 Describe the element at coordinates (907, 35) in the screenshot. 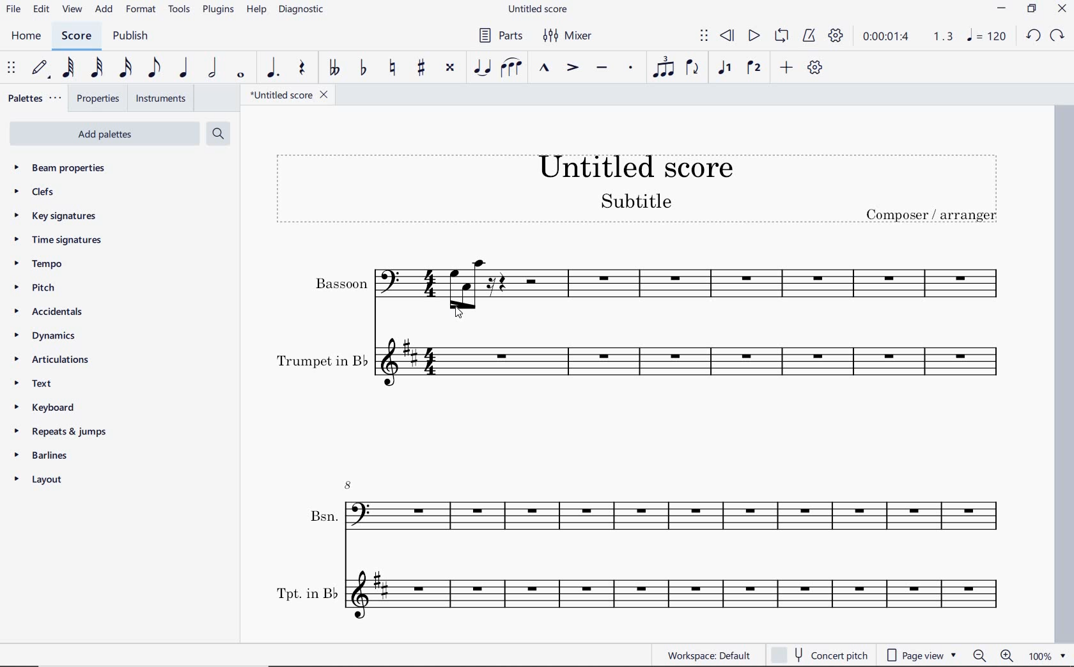

I see `Play time` at that location.